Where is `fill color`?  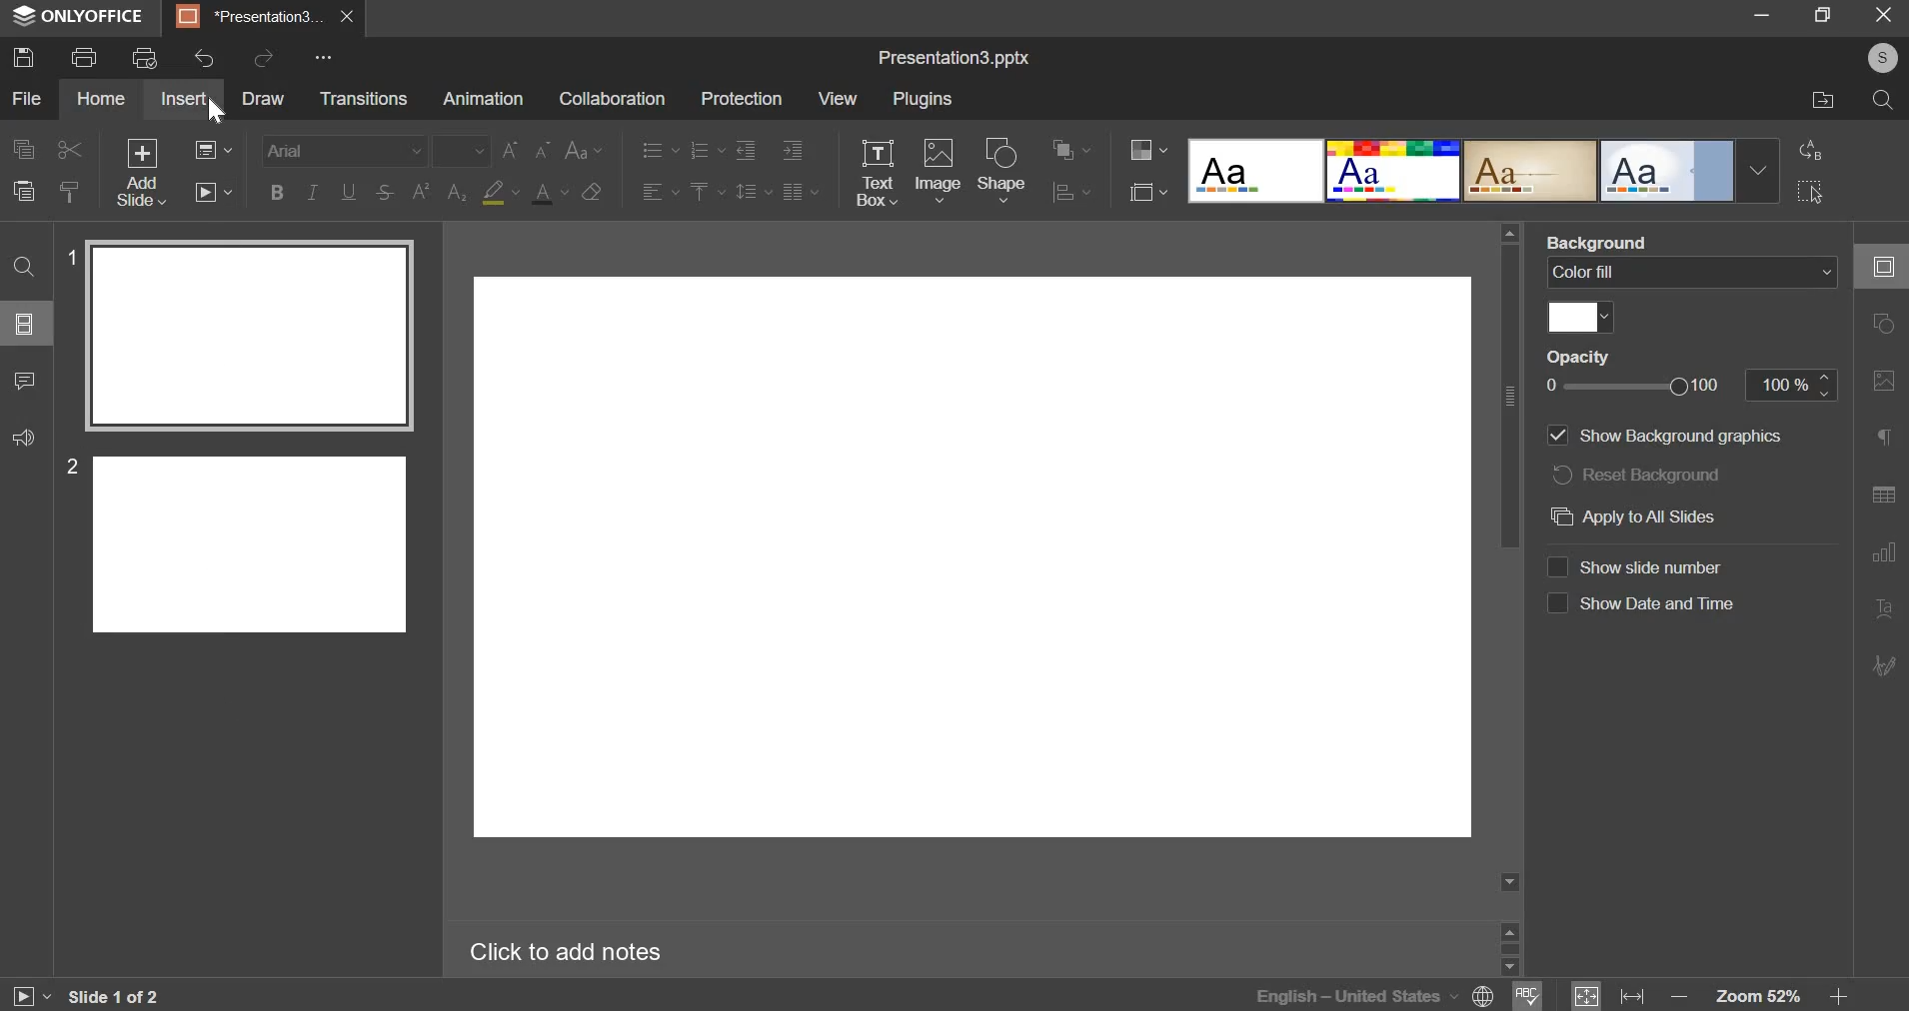
fill color is located at coordinates (1581, 318).